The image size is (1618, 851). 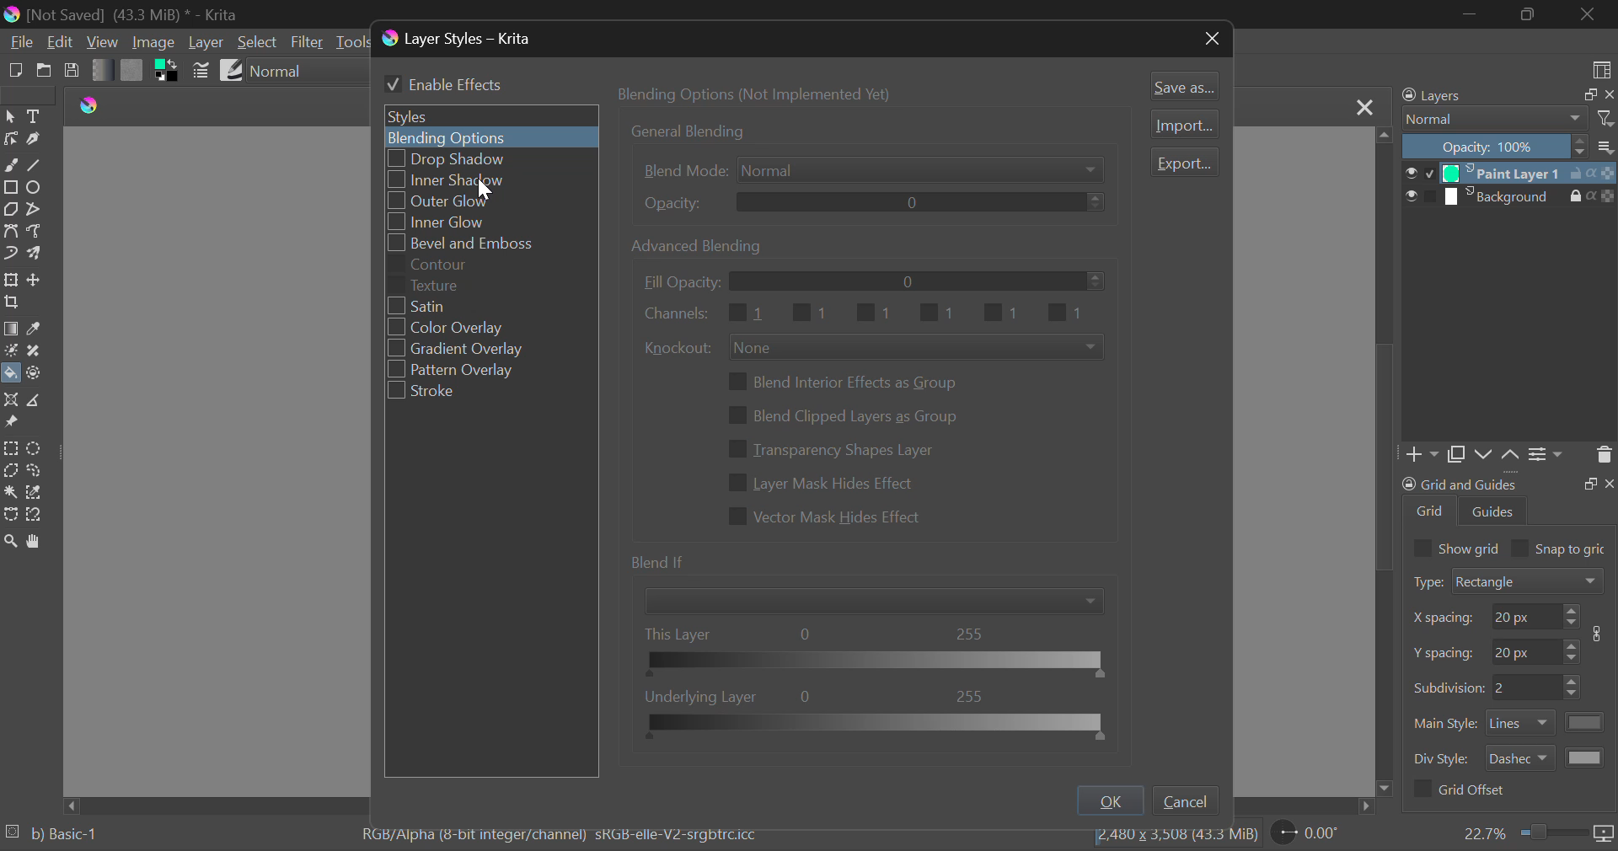 What do you see at coordinates (35, 139) in the screenshot?
I see `Calligraphic Tool` at bounding box center [35, 139].